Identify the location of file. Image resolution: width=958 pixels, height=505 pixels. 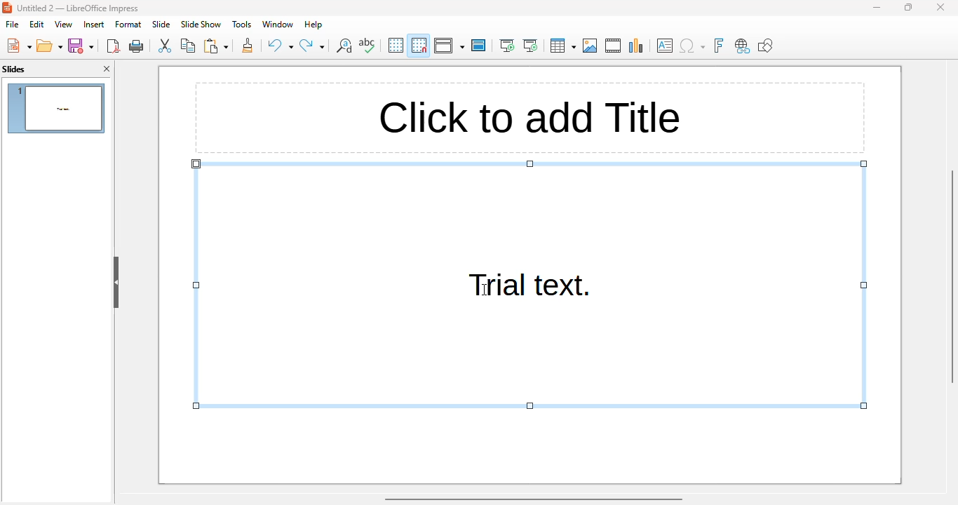
(12, 24).